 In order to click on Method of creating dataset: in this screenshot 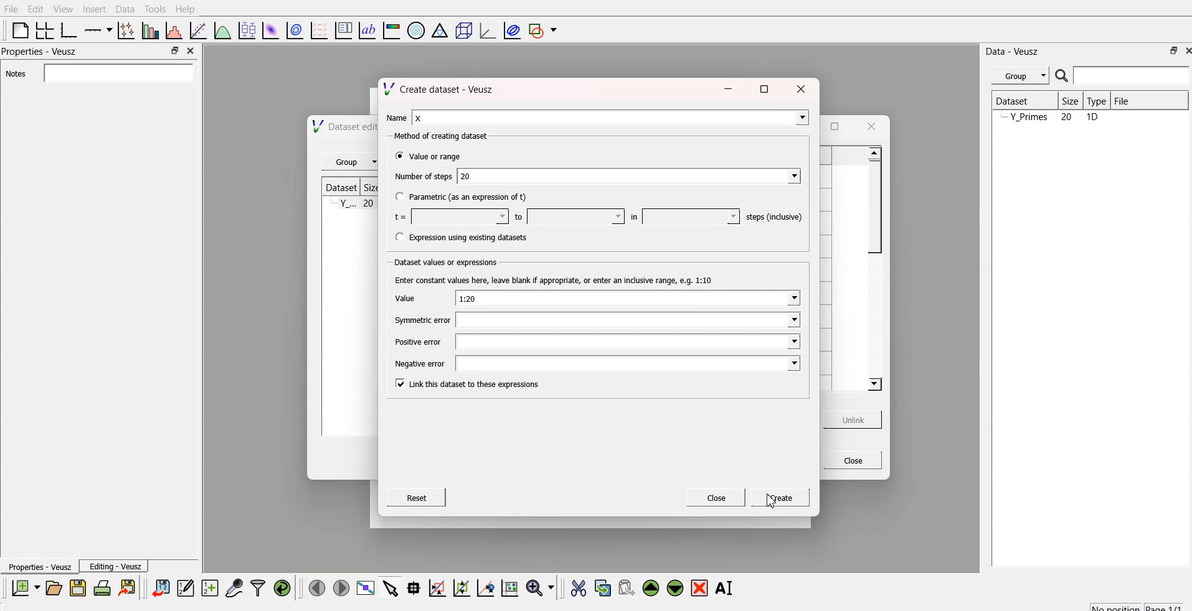, I will do `click(447, 134)`.